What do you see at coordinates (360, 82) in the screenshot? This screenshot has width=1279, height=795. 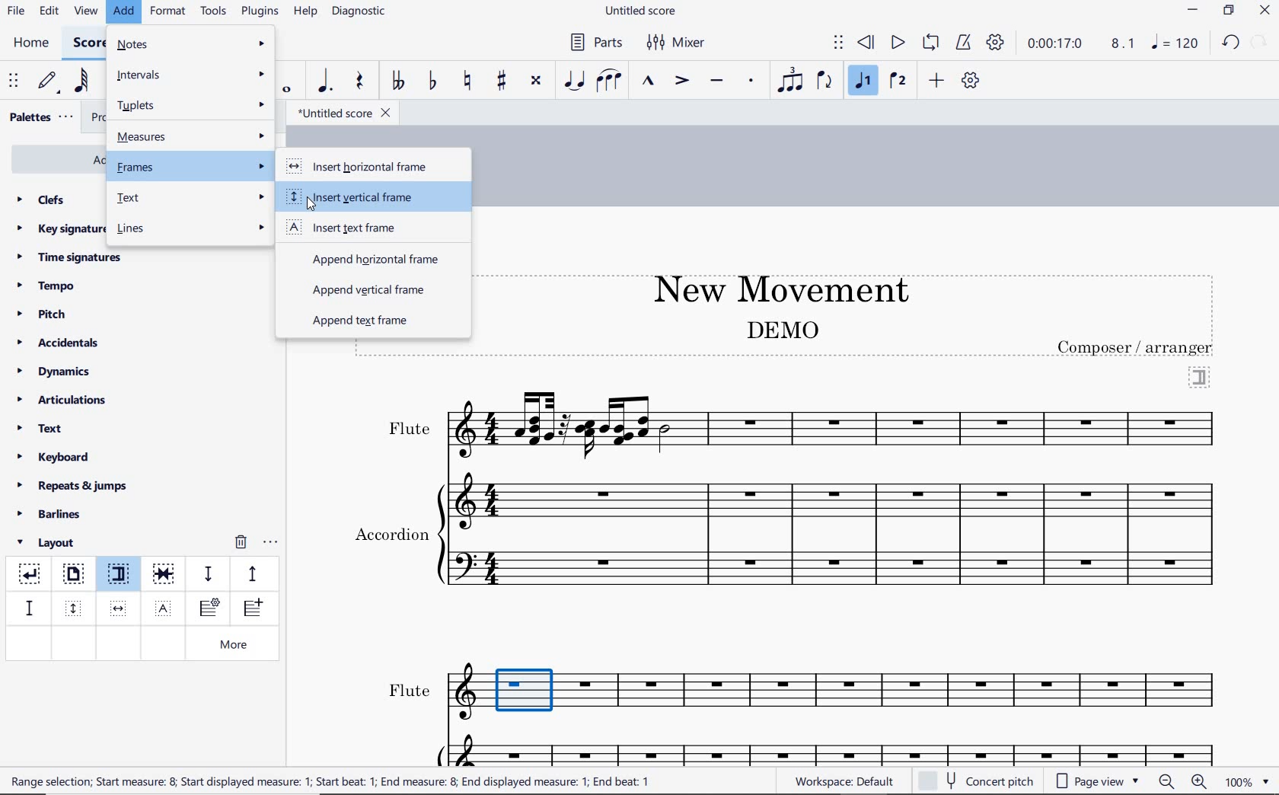 I see `rest` at bounding box center [360, 82].